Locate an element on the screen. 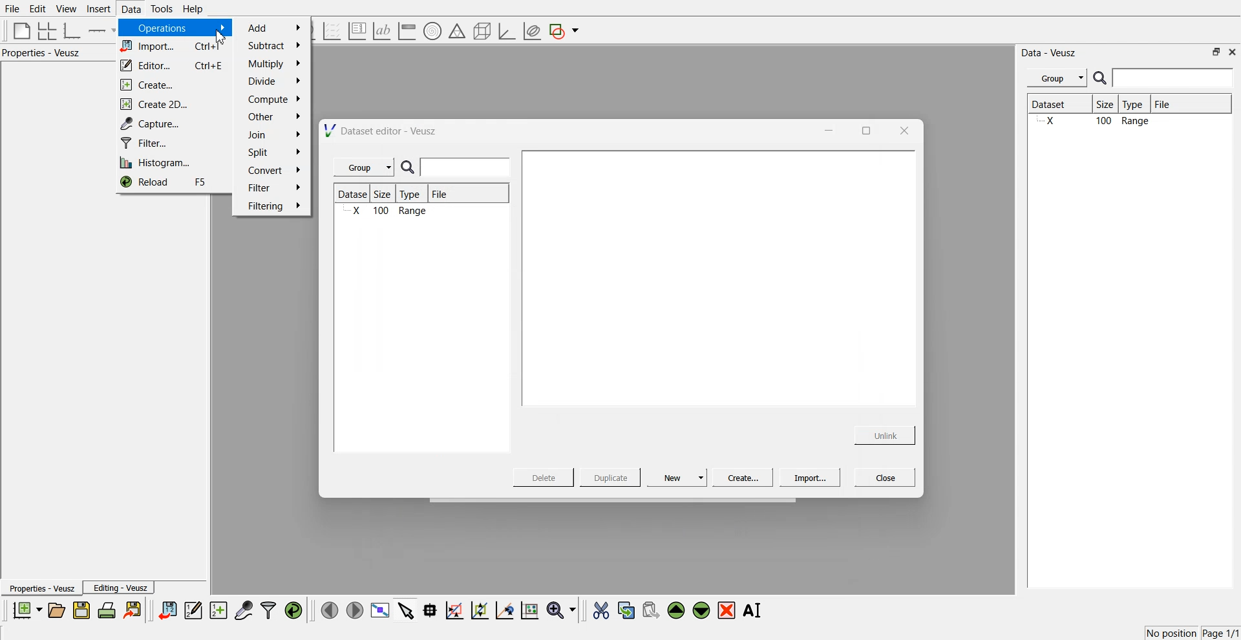 The height and width of the screenshot is (640, 1241). Filtering is located at coordinates (273, 206).